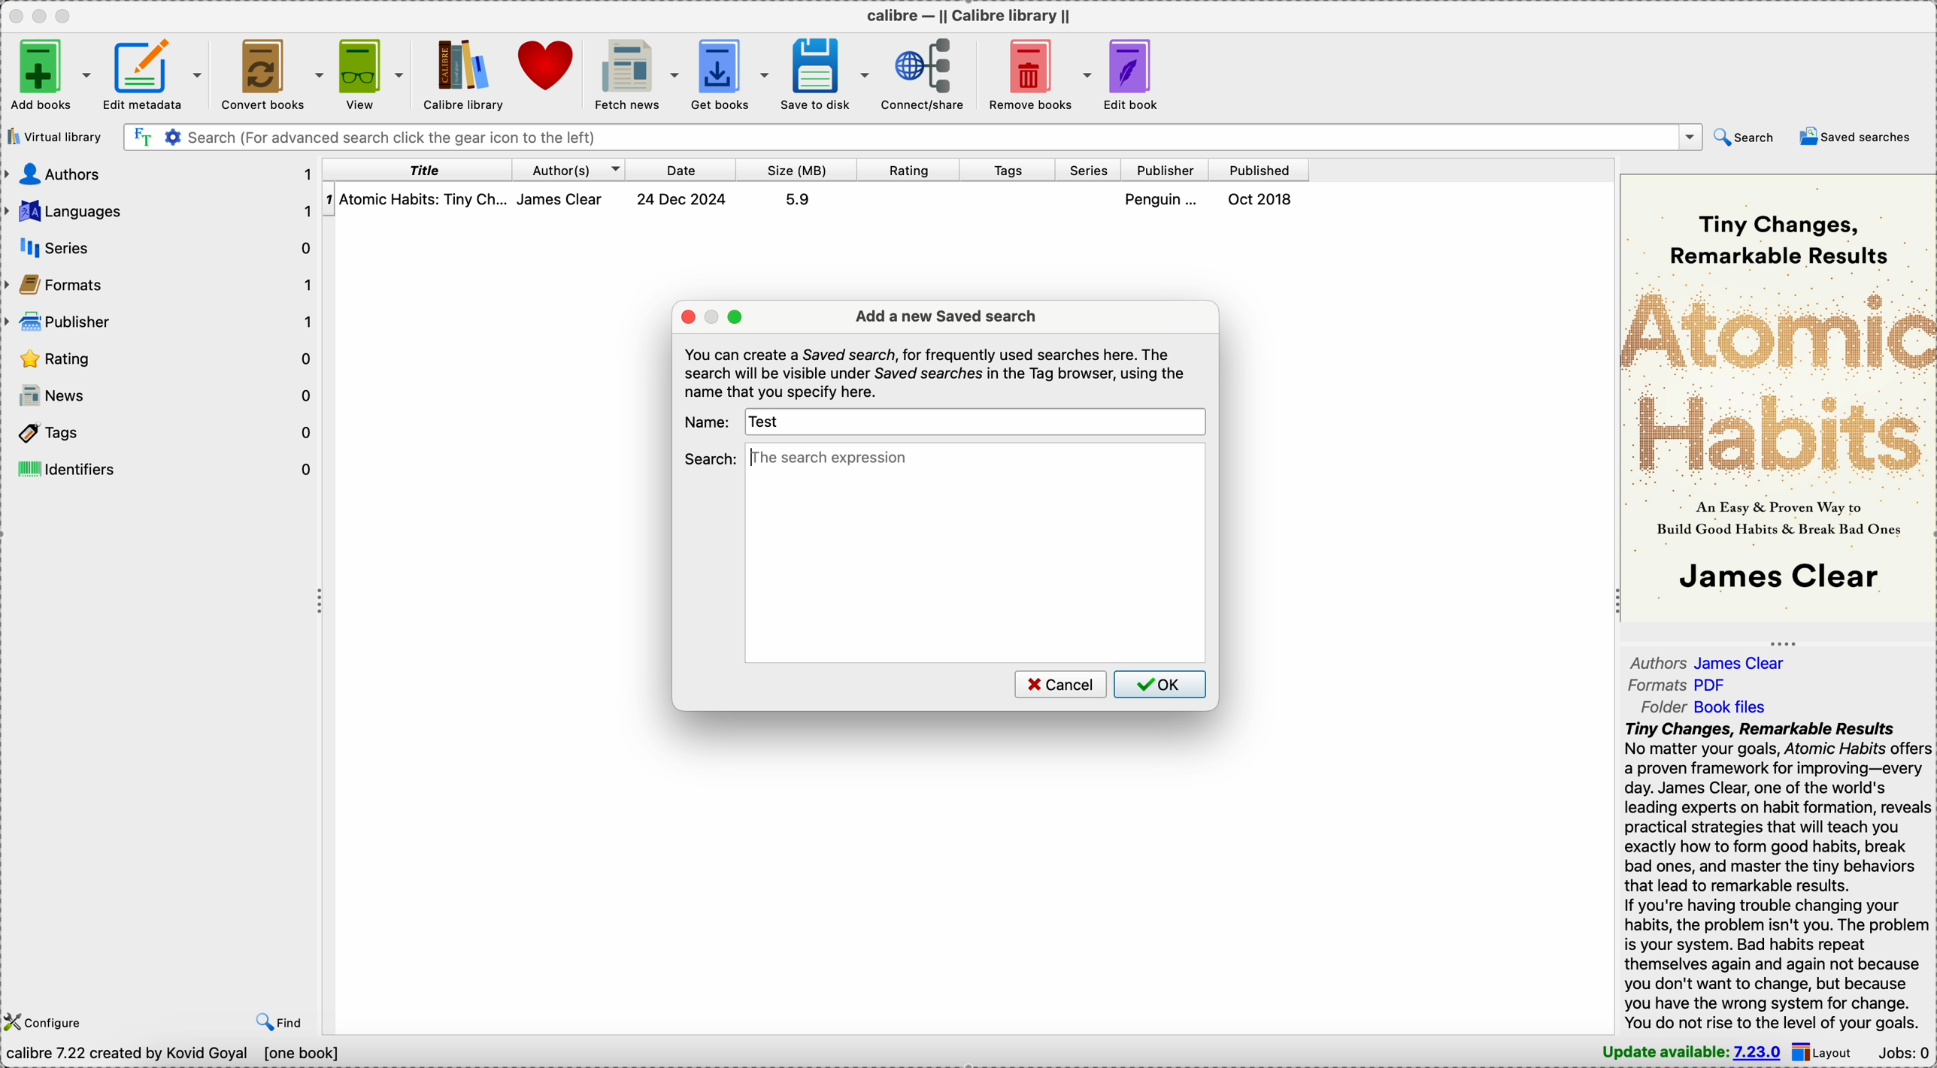 The image size is (1937, 1068). I want to click on Jobs: 0, so click(1905, 1051).